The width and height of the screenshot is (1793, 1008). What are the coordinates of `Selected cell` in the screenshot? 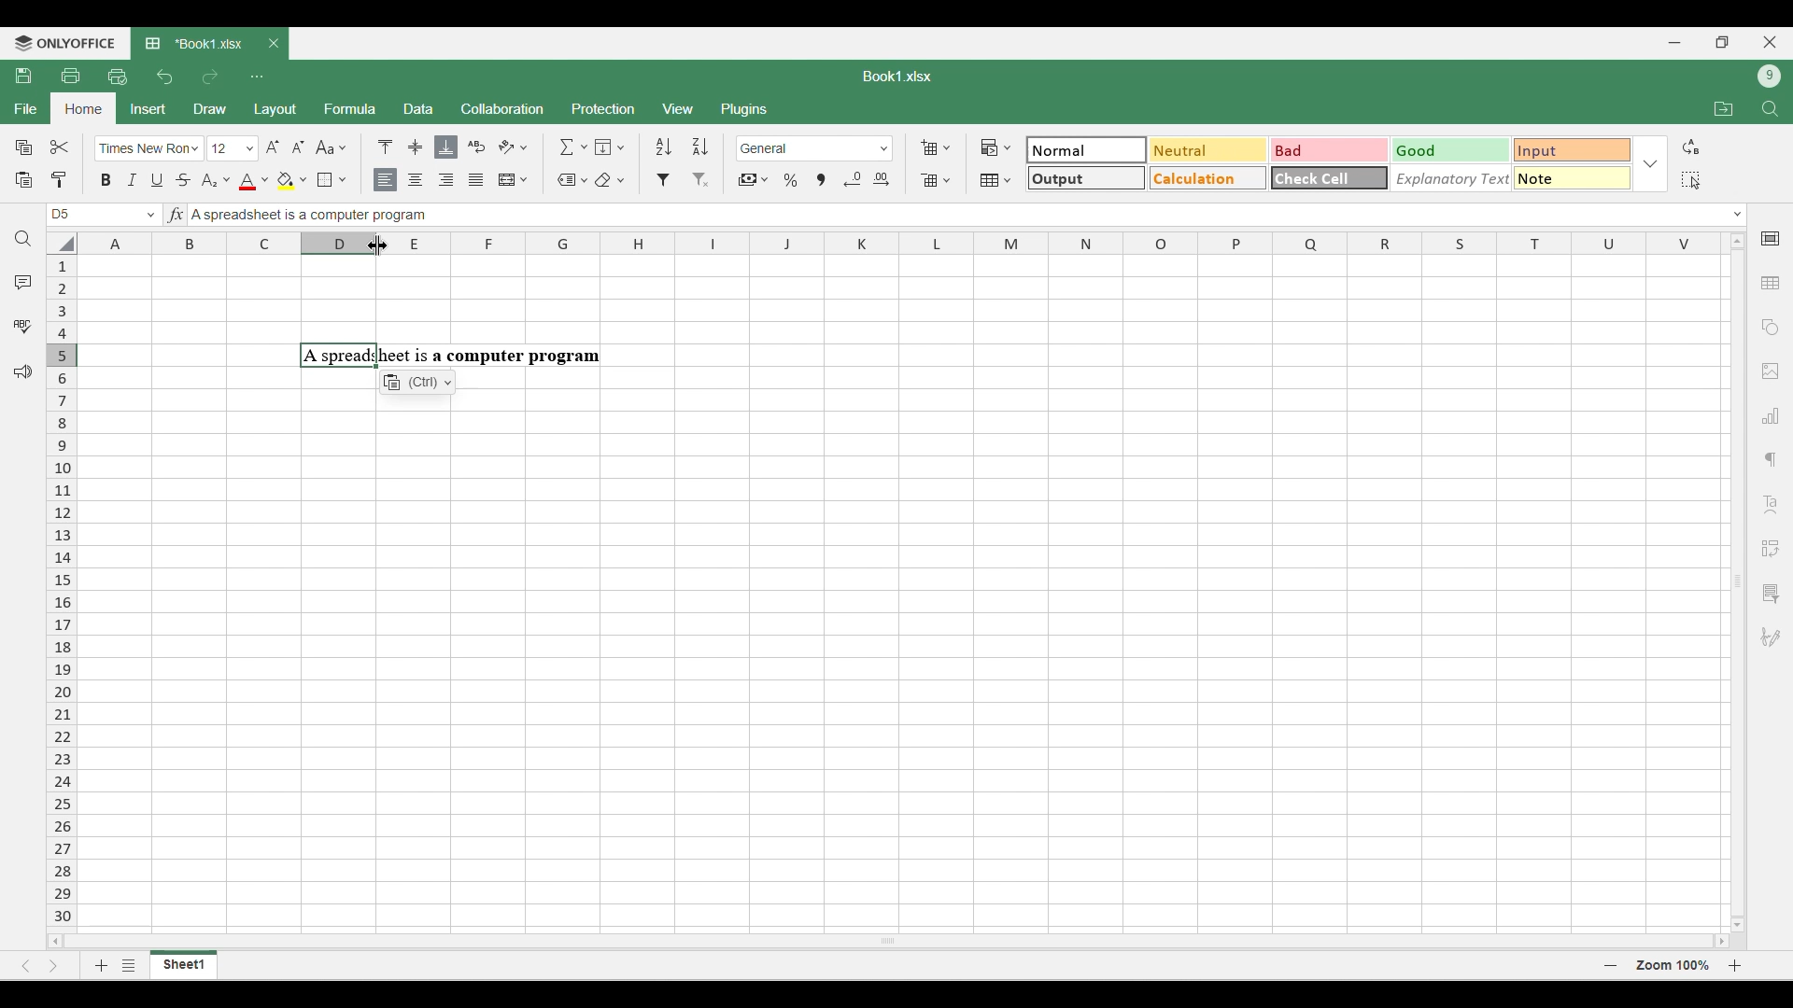 It's located at (61, 215).